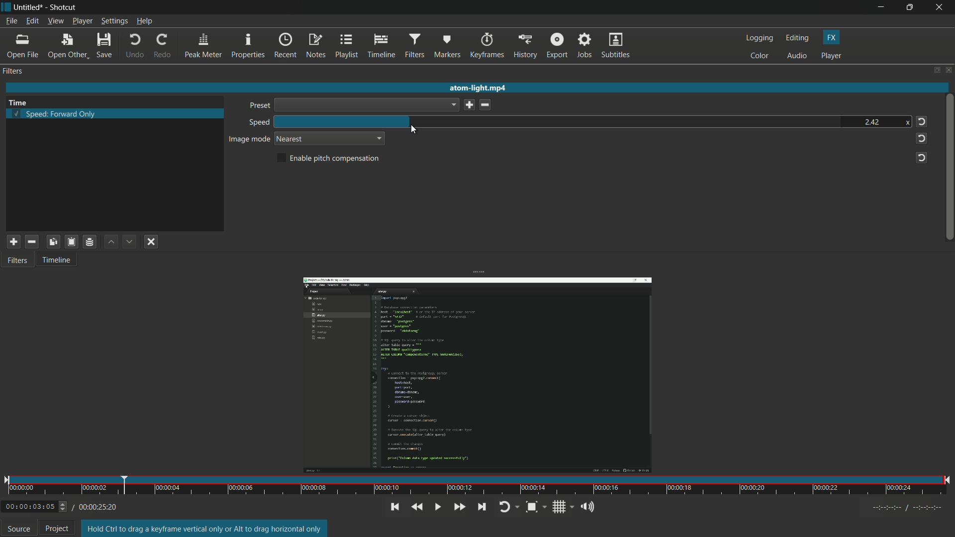 The width and height of the screenshot is (955, 537). I want to click on 2.42, so click(871, 120).